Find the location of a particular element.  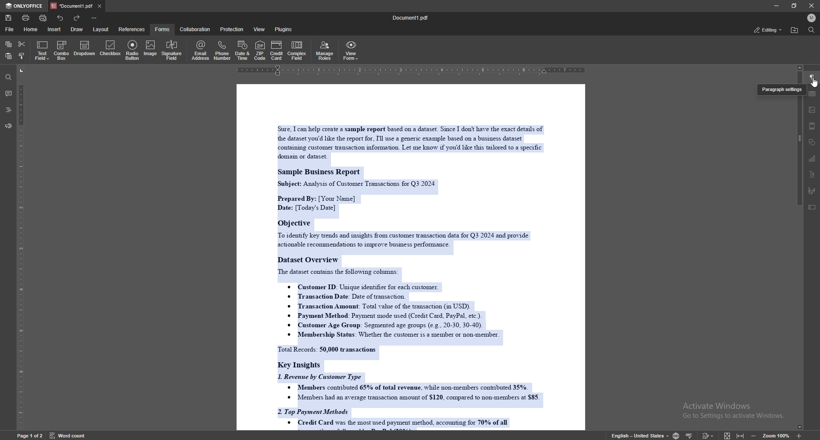

vertical scale is located at coordinates (21, 249).